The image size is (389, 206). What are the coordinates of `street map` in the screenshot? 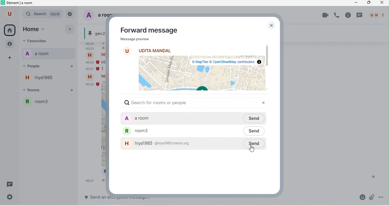 It's located at (200, 74).